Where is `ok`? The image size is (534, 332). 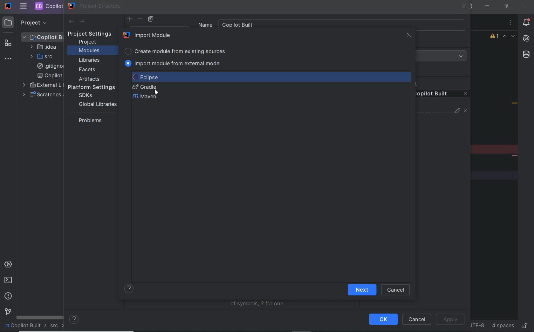
ok is located at coordinates (383, 319).